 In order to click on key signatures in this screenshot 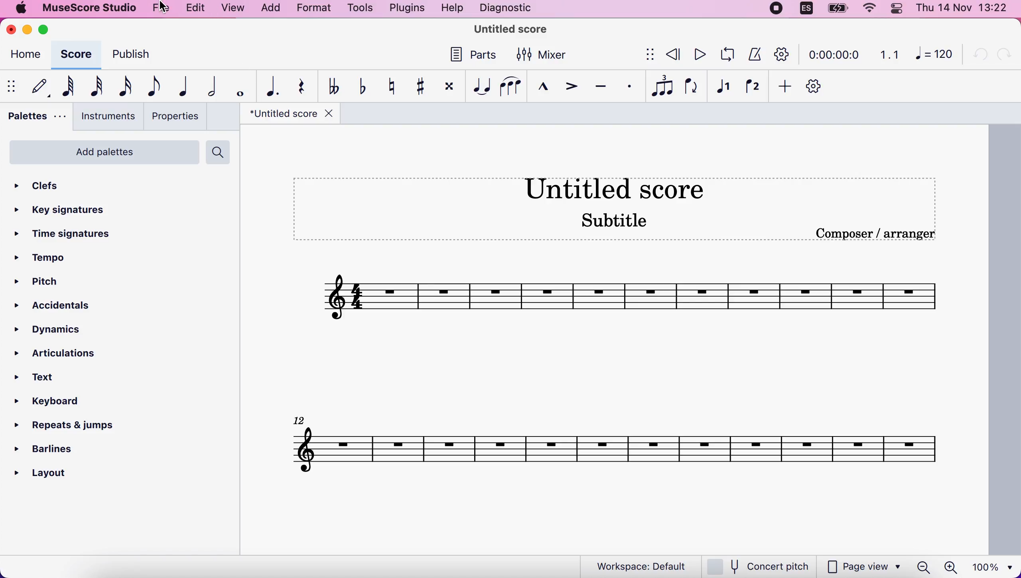, I will do `click(66, 211)`.